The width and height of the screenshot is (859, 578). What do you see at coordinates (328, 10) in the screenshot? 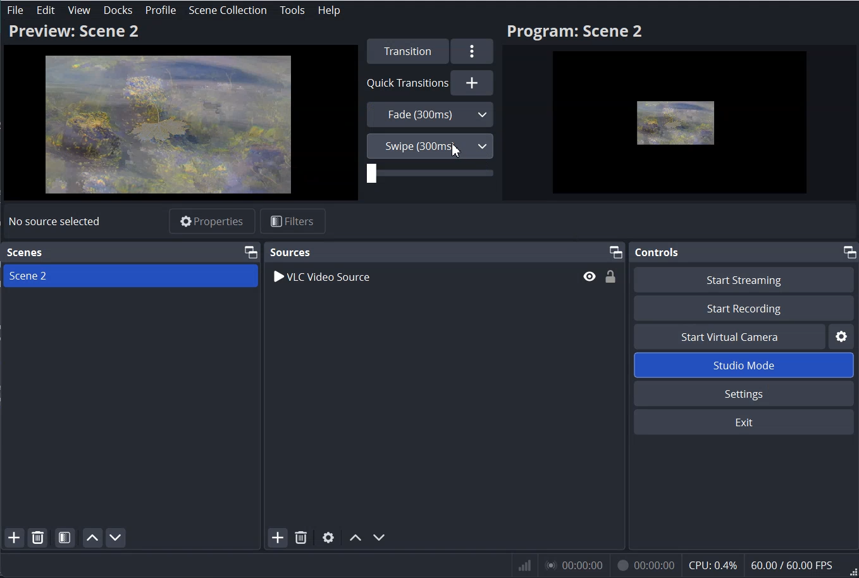
I see `Help` at bounding box center [328, 10].